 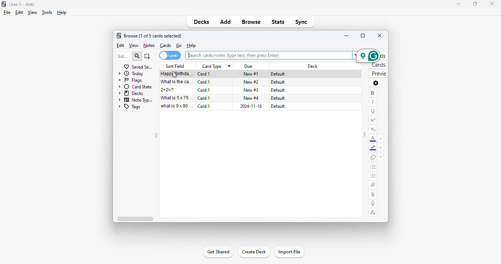 What do you see at coordinates (62, 12) in the screenshot?
I see `help` at bounding box center [62, 12].